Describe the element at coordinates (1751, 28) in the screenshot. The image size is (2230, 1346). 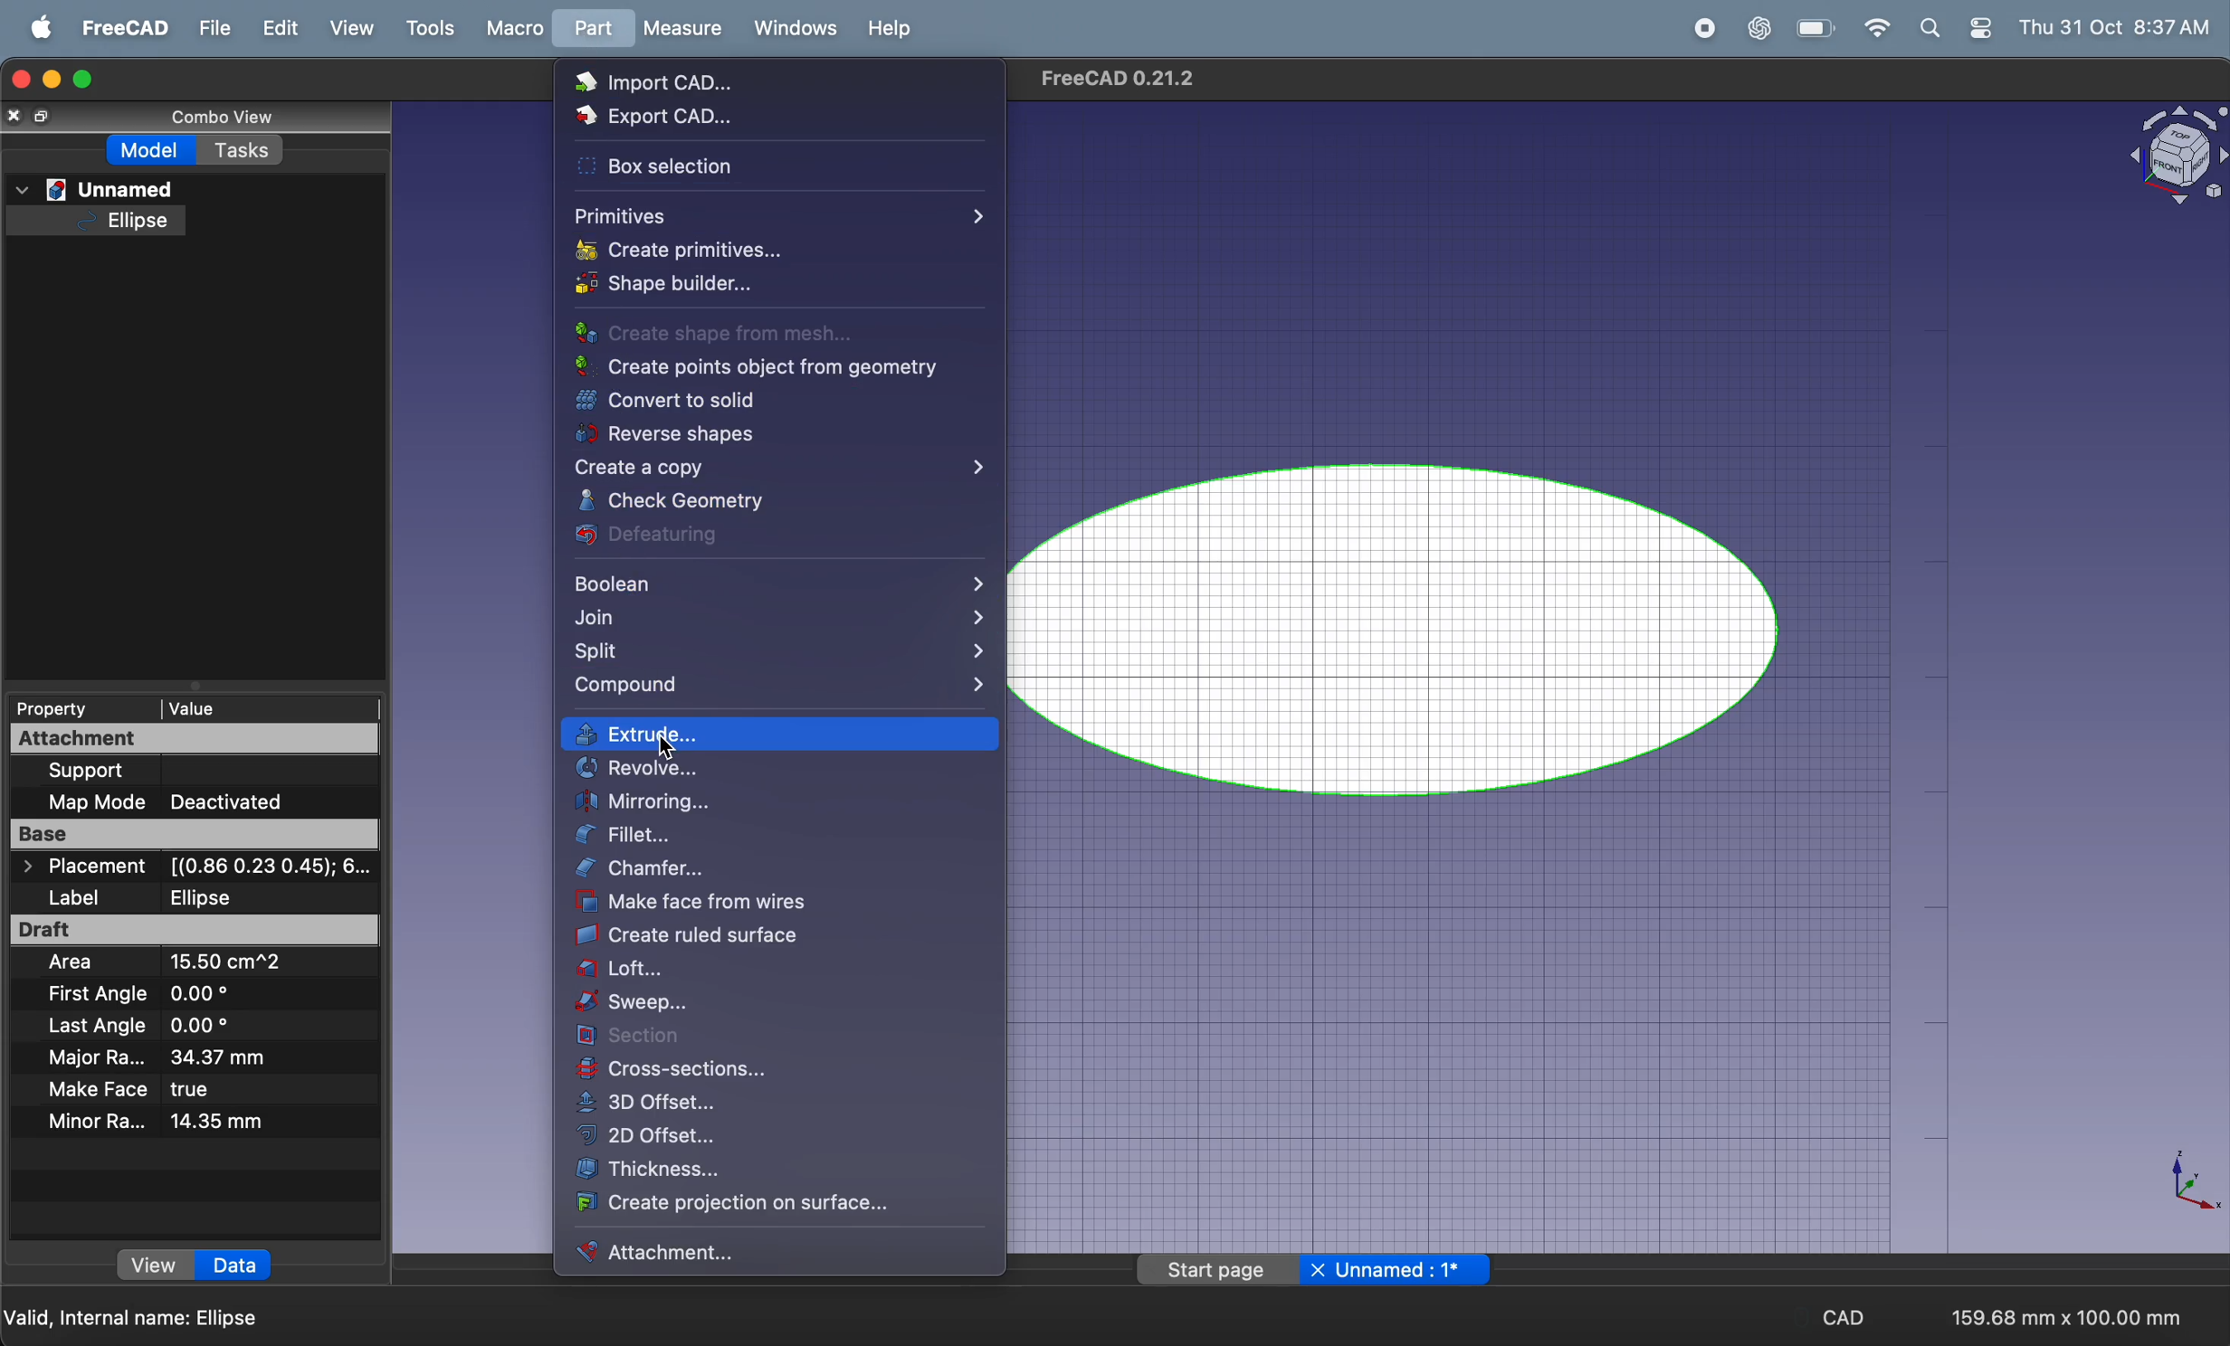
I see `chatgpt` at that location.